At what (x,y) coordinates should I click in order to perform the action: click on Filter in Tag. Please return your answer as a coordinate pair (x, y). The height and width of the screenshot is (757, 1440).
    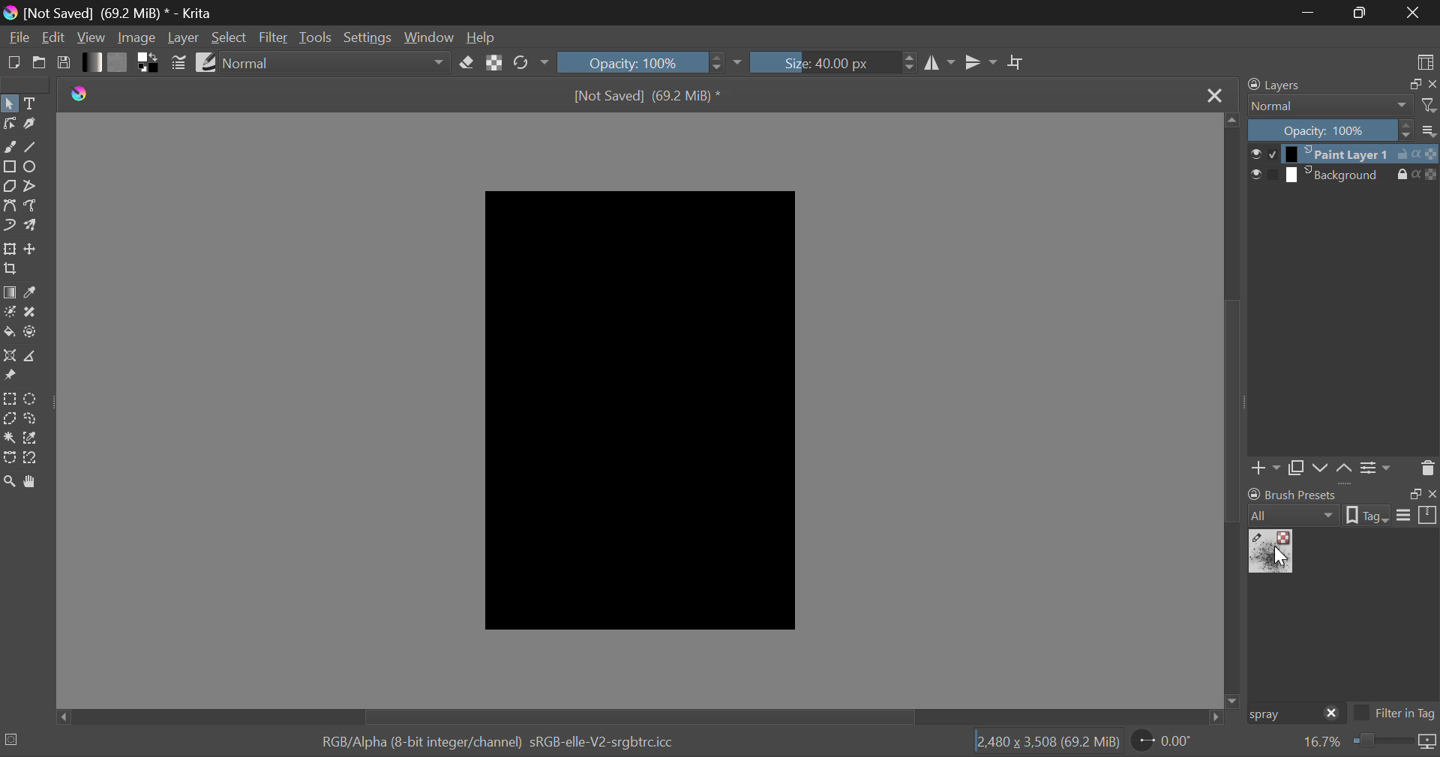
    Looking at the image, I should click on (1395, 715).